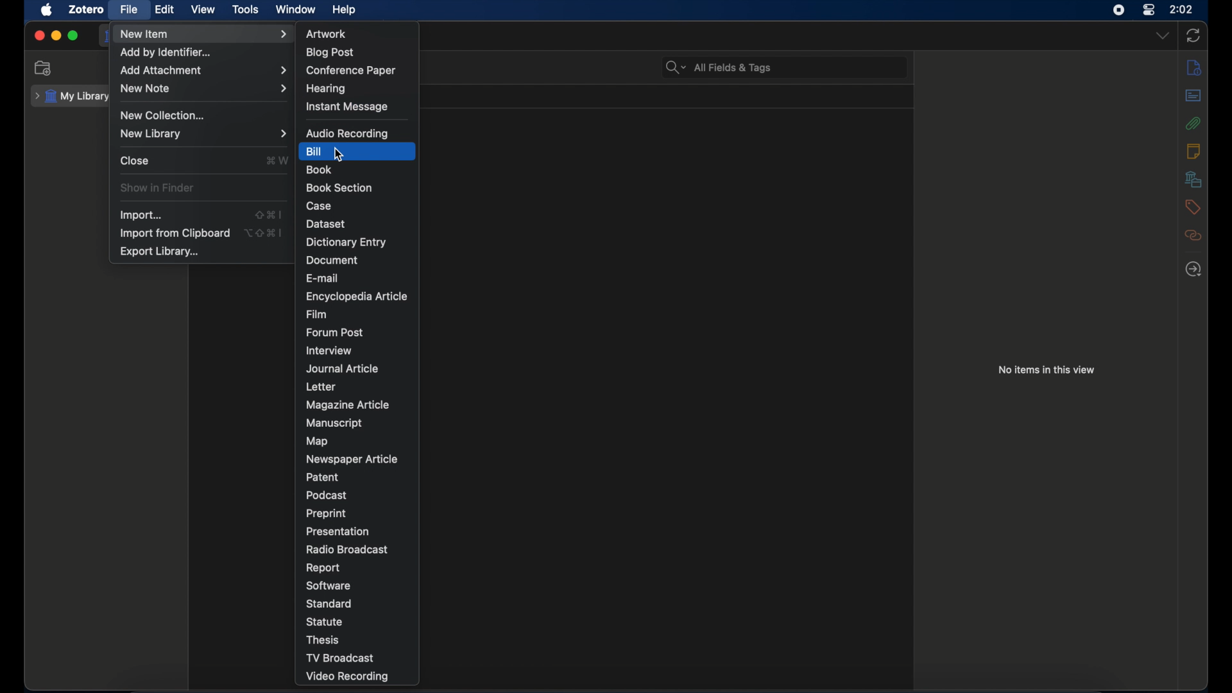 The image size is (1232, 693). Describe the element at coordinates (85, 10) in the screenshot. I see `zotero` at that location.